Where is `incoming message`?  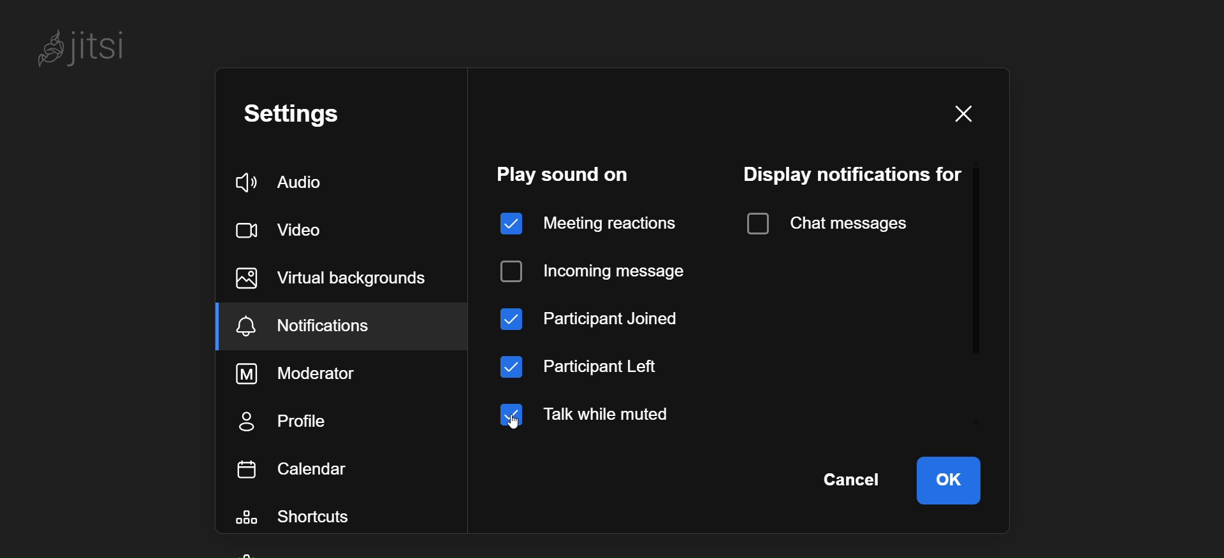 incoming message is located at coordinates (596, 266).